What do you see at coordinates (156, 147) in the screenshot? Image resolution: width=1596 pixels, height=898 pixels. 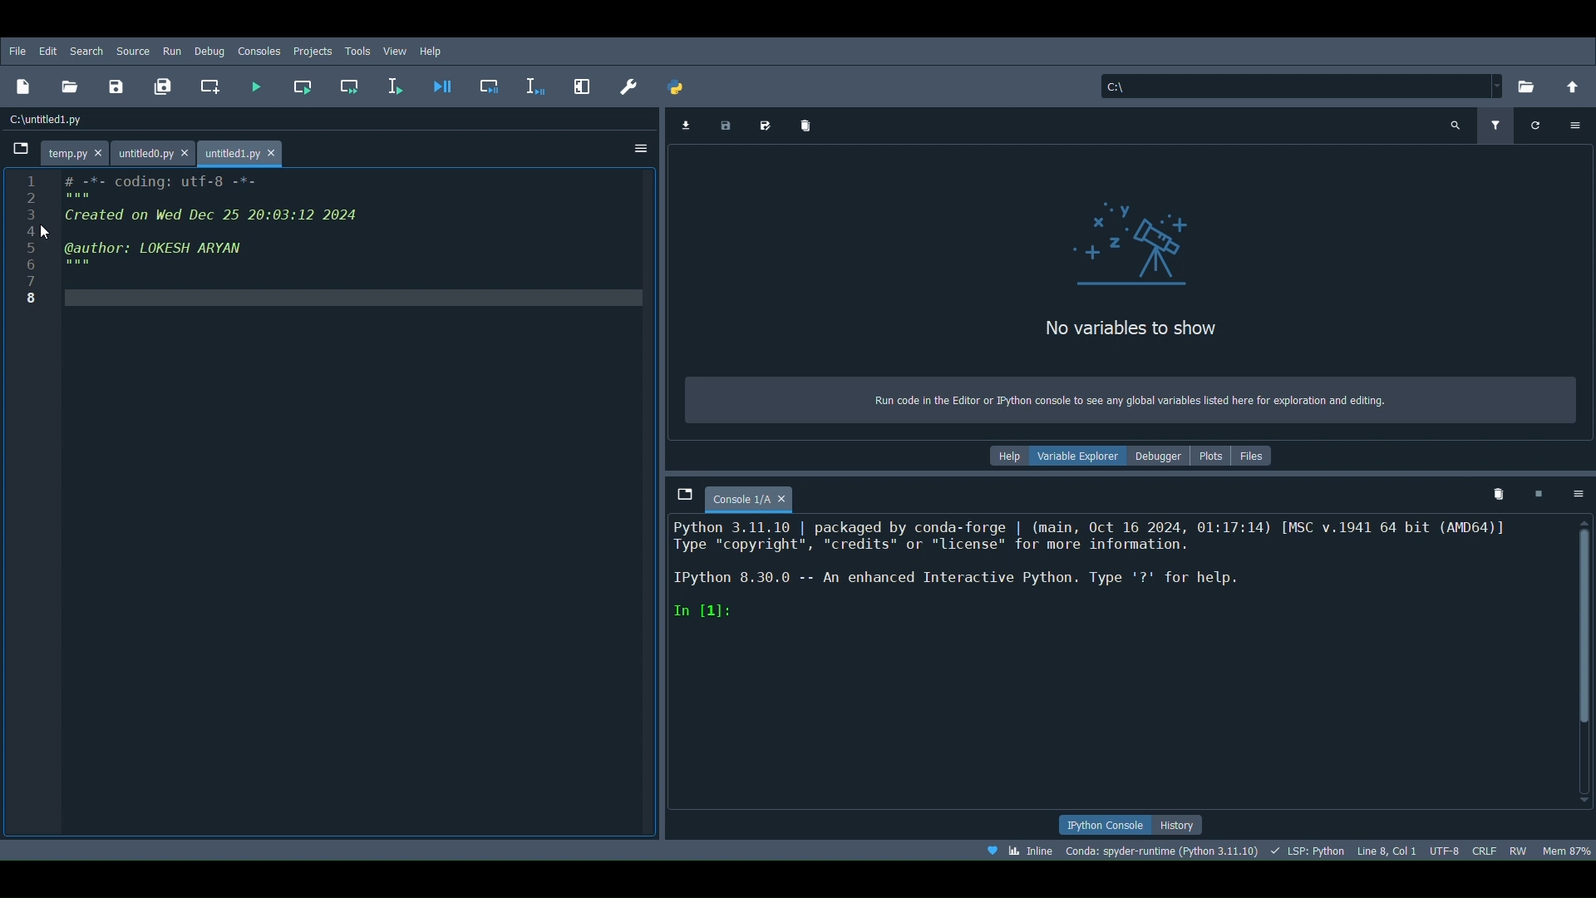 I see `untitled0.py` at bounding box center [156, 147].